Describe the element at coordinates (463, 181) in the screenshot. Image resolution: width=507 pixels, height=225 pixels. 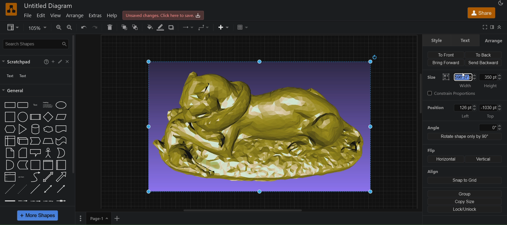
I see `align` at that location.